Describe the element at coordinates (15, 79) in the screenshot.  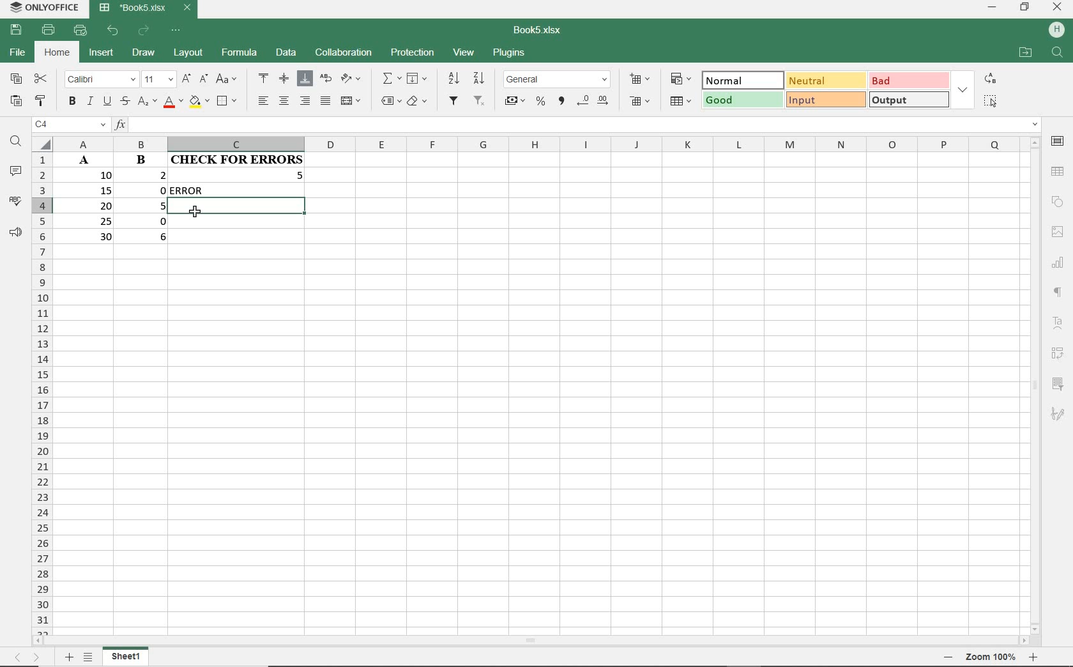
I see `COPY` at that location.